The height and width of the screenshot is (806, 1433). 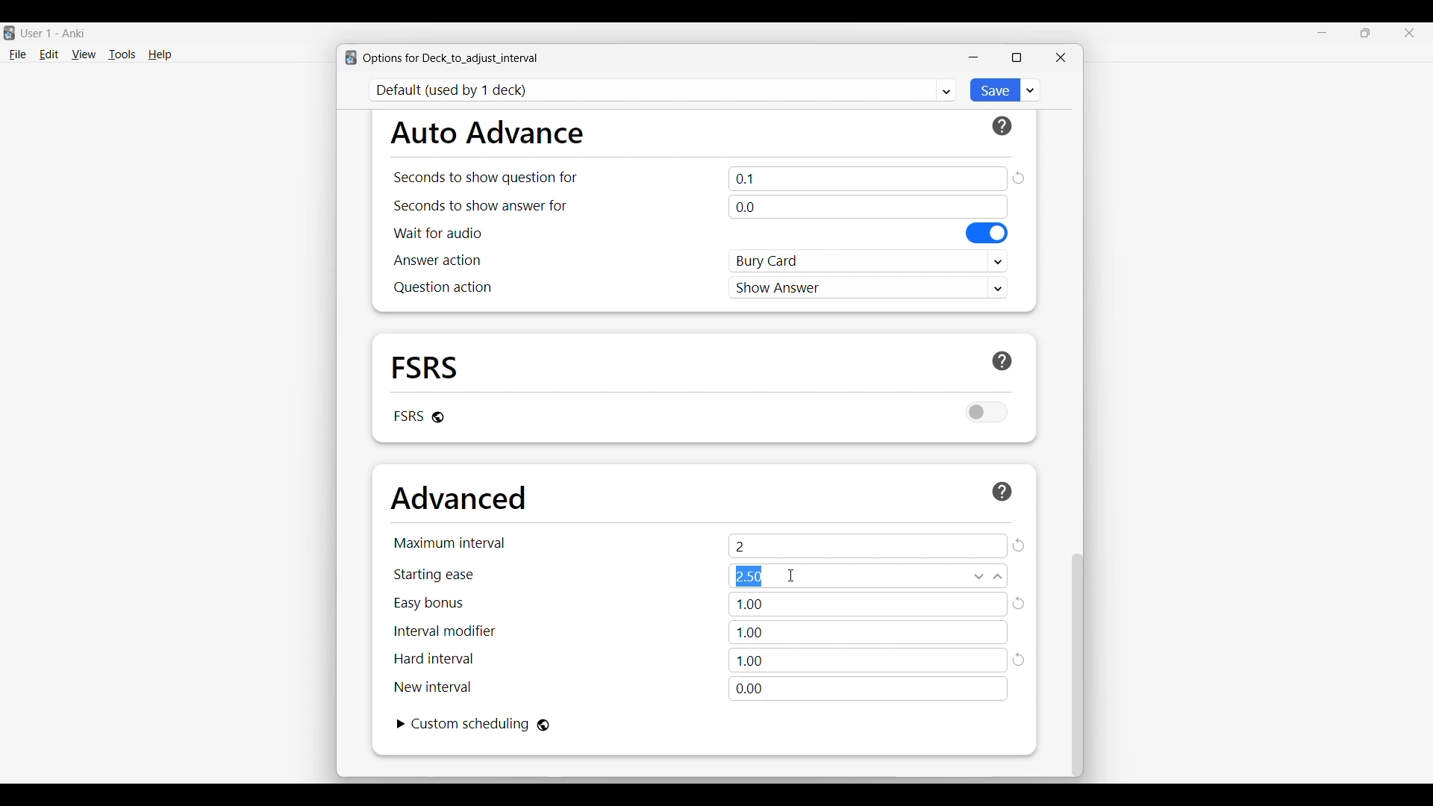 What do you see at coordinates (1019, 546) in the screenshot?
I see `reload` at bounding box center [1019, 546].